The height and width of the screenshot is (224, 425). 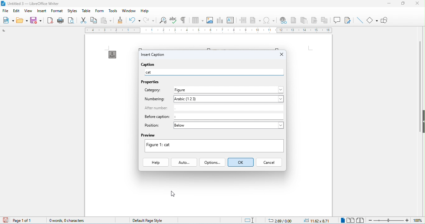 What do you see at coordinates (315, 20) in the screenshot?
I see `insert bookmark` at bounding box center [315, 20].